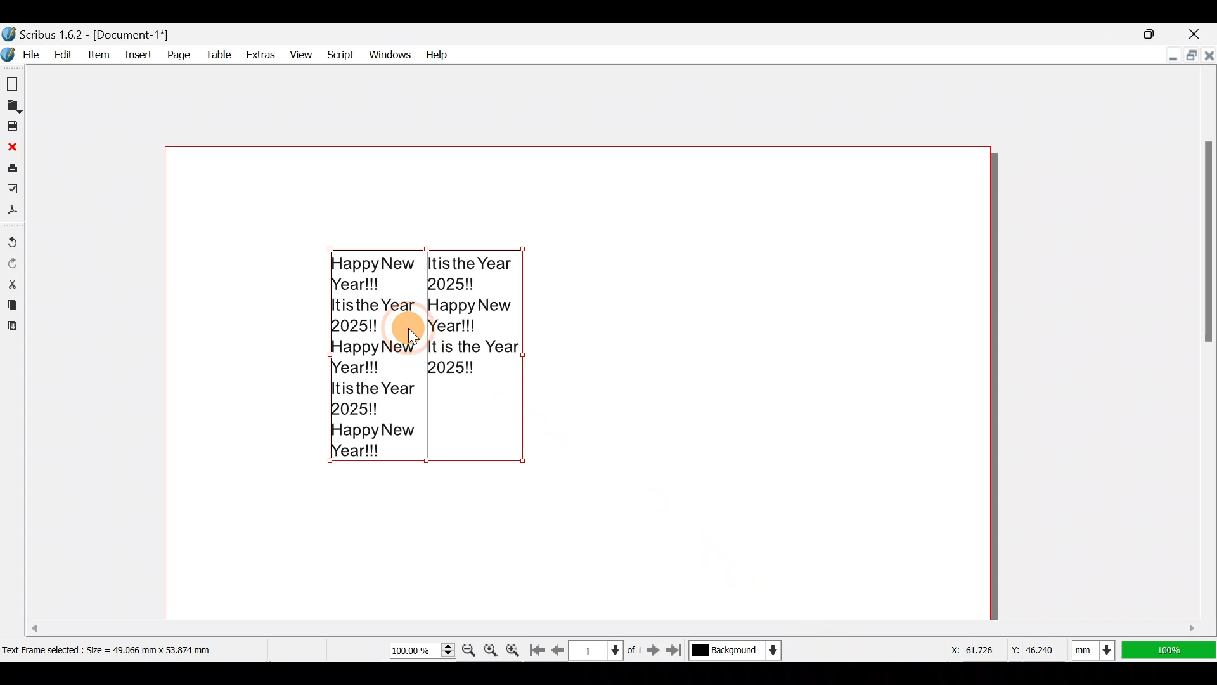 Image resolution: width=1217 pixels, height=685 pixels. Describe the element at coordinates (1189, 56) in the screenshot. I see `Maximize` at that location.